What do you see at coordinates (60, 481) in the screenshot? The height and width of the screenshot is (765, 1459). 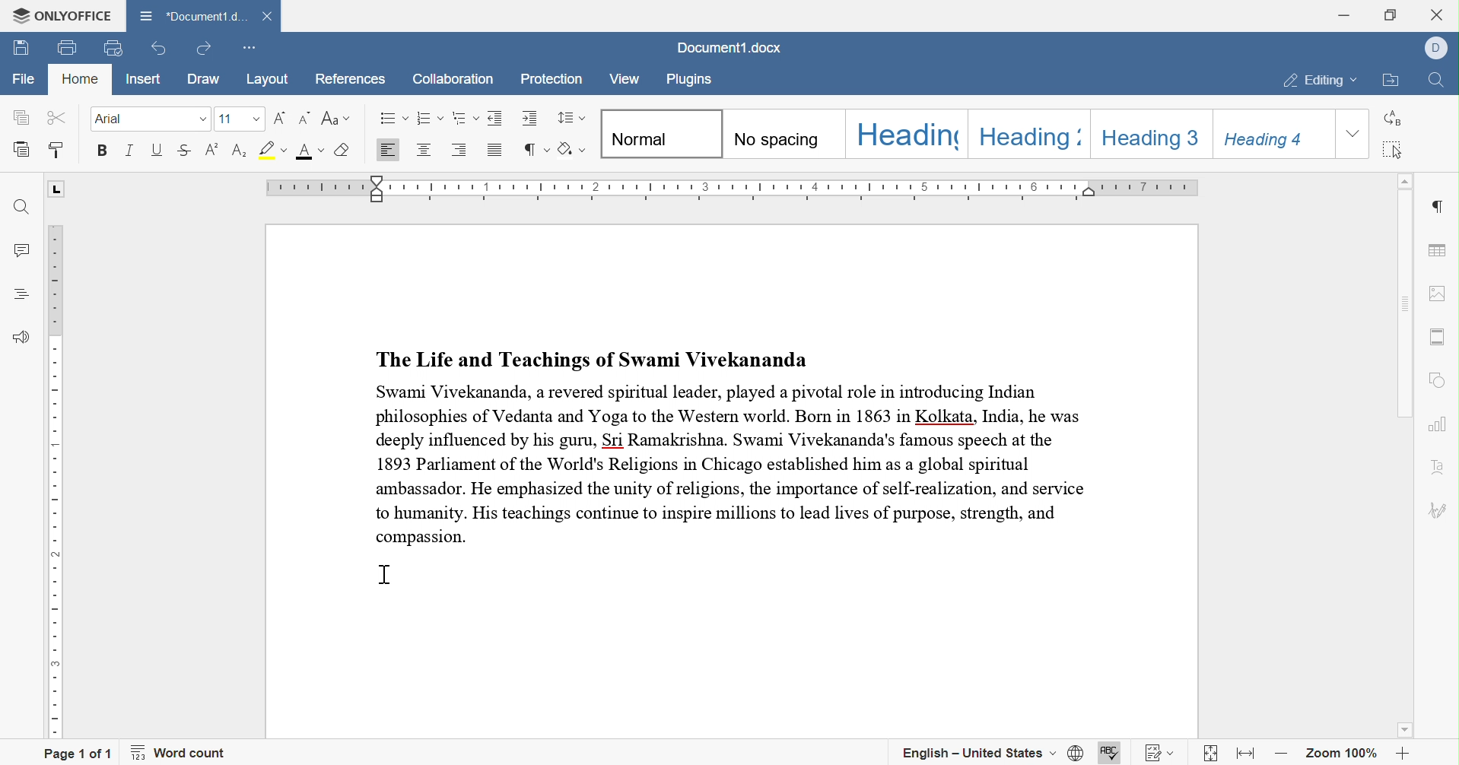 I see `ruler` at bounding box center [60, 481].